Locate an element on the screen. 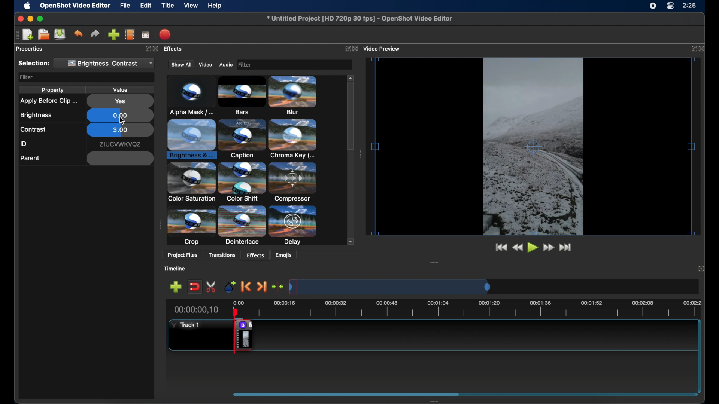  scroll box is located at coordinates (399, 394).